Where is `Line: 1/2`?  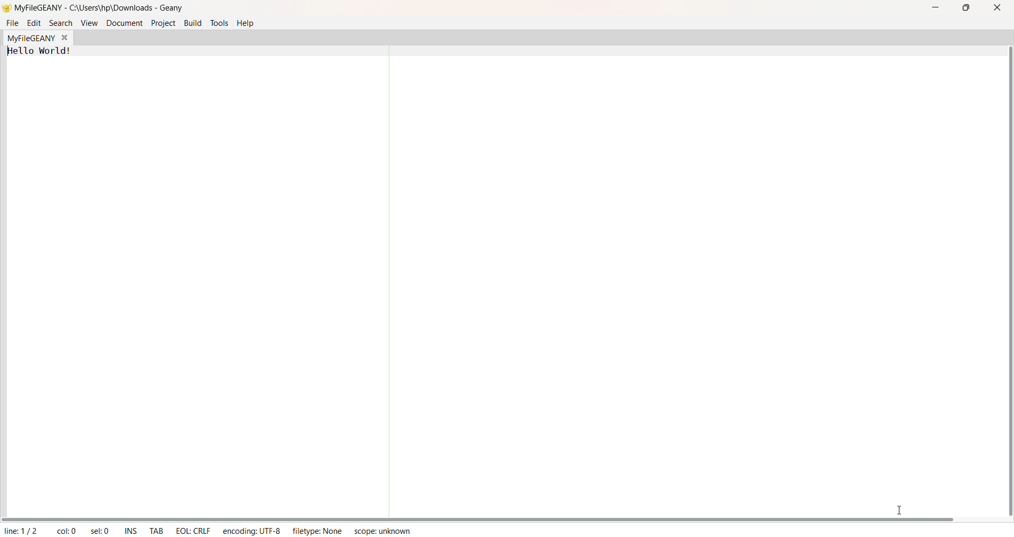 Line: 1/2 is located at coordinates (21, 531).